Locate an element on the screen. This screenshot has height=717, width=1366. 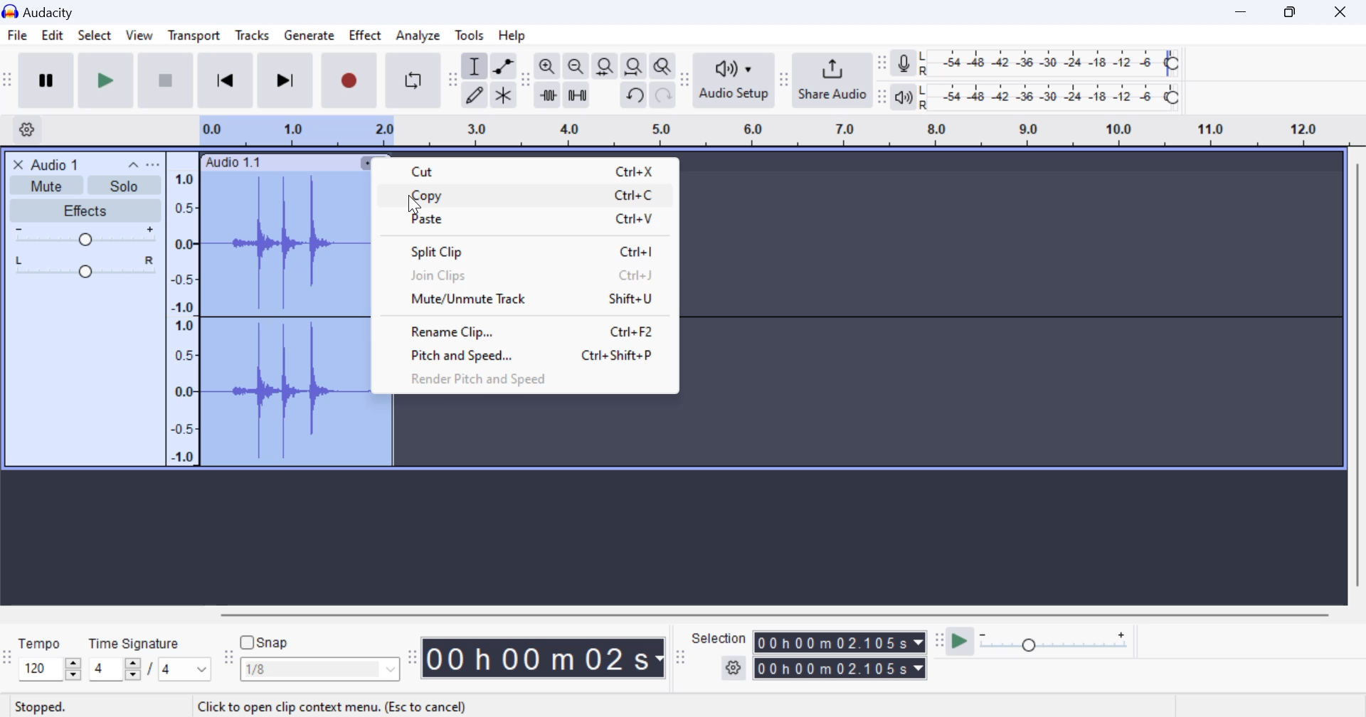
Window Title is located at coordinates (46, 11).